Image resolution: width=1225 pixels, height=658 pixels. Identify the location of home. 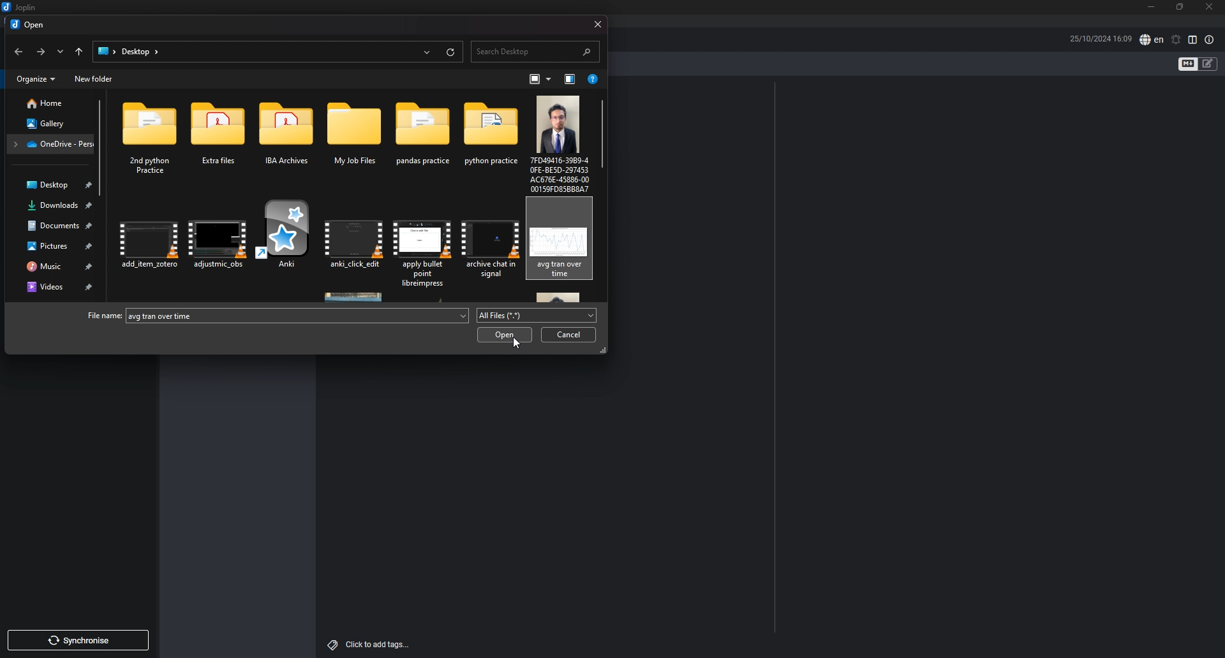
(47, 103).